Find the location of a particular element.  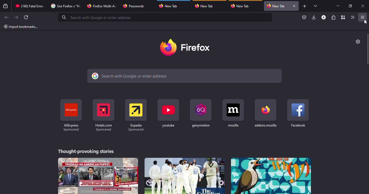

shortcut is located at coordinates (200, 113).